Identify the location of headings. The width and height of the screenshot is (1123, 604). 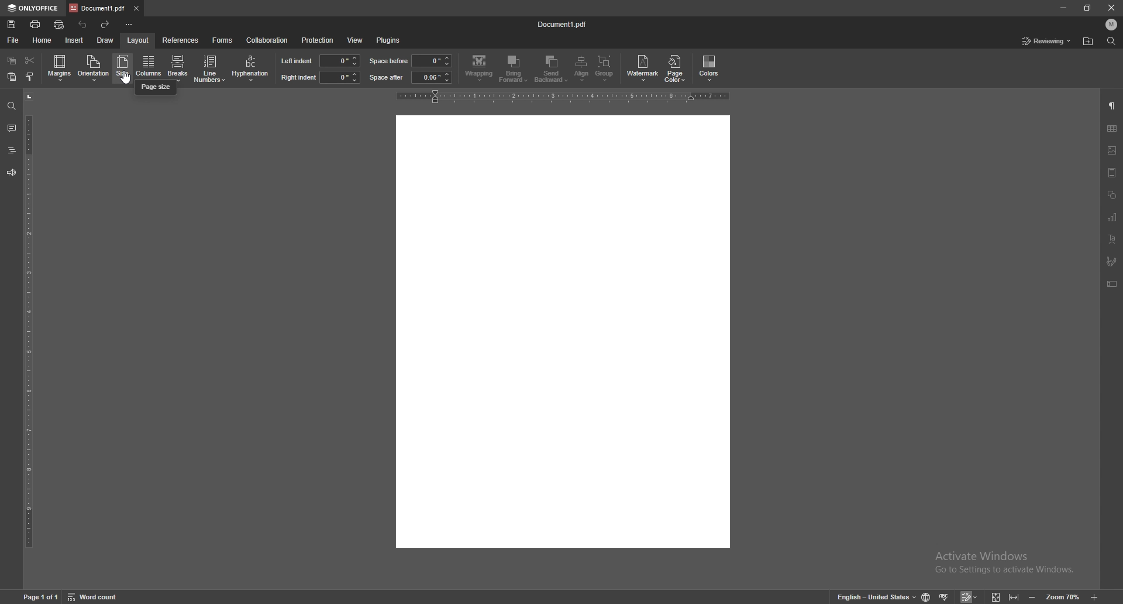
(11, 150).